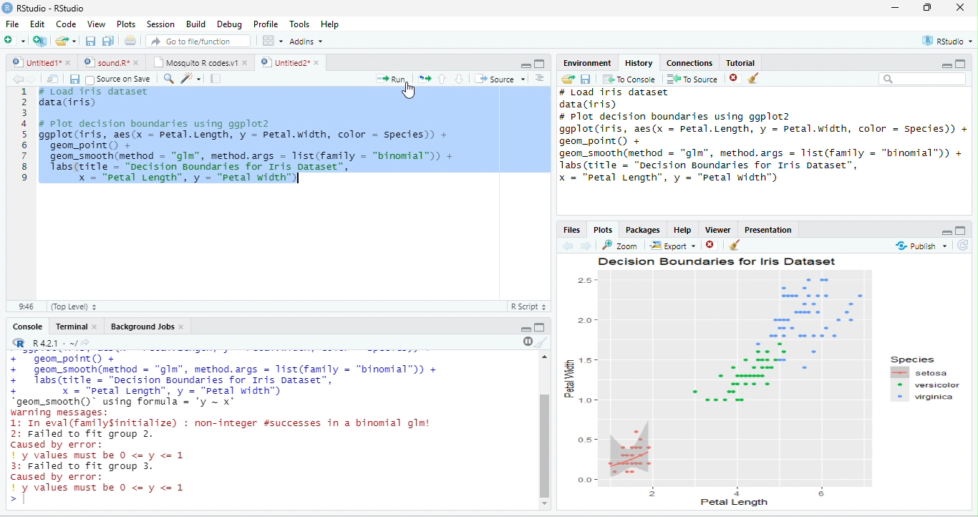 Image resolution: width=978 pixels, height=517 pixels. Describe the element at coordinates (107, 41) in the screenshot. I see `save all` at that location.